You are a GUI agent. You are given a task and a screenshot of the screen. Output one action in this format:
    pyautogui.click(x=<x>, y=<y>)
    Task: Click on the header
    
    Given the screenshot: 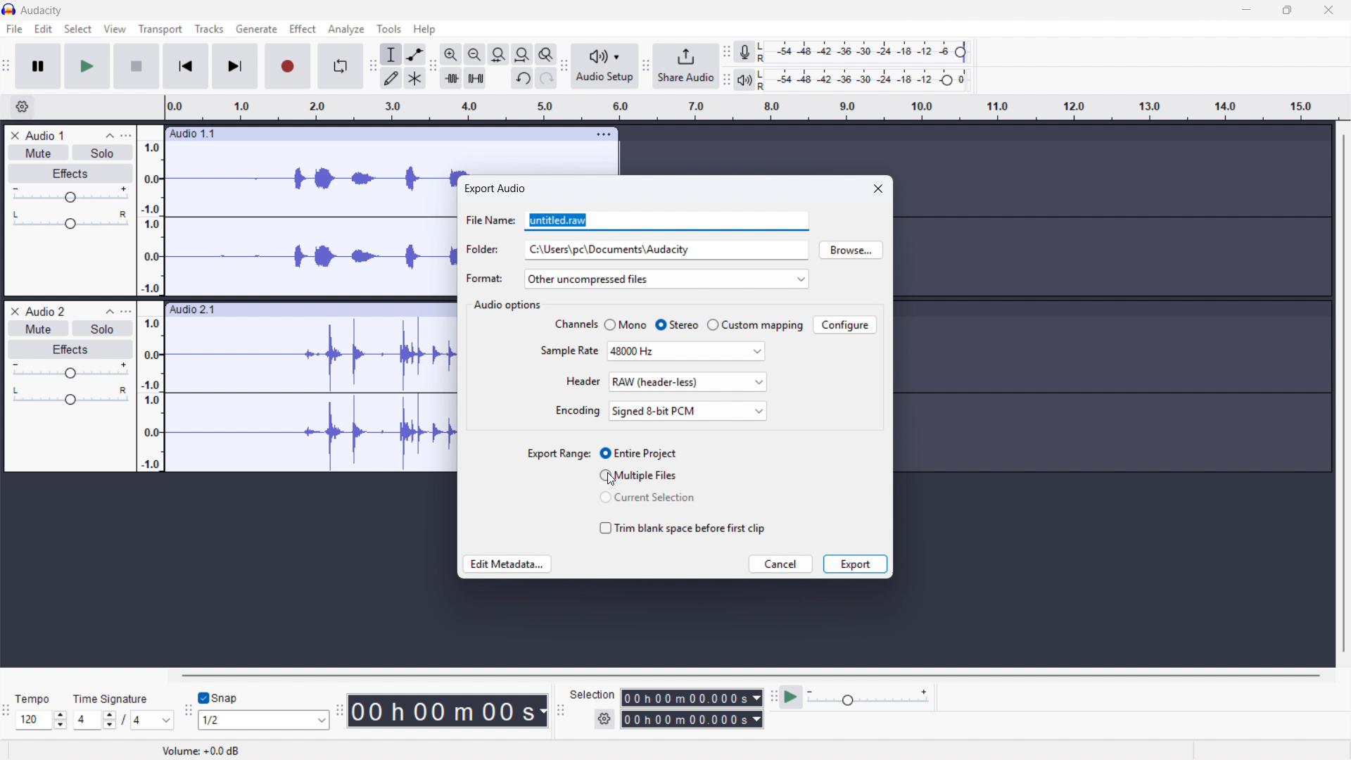 What is the action you would take?
    pyautogui.click(x=583, y=381)
    